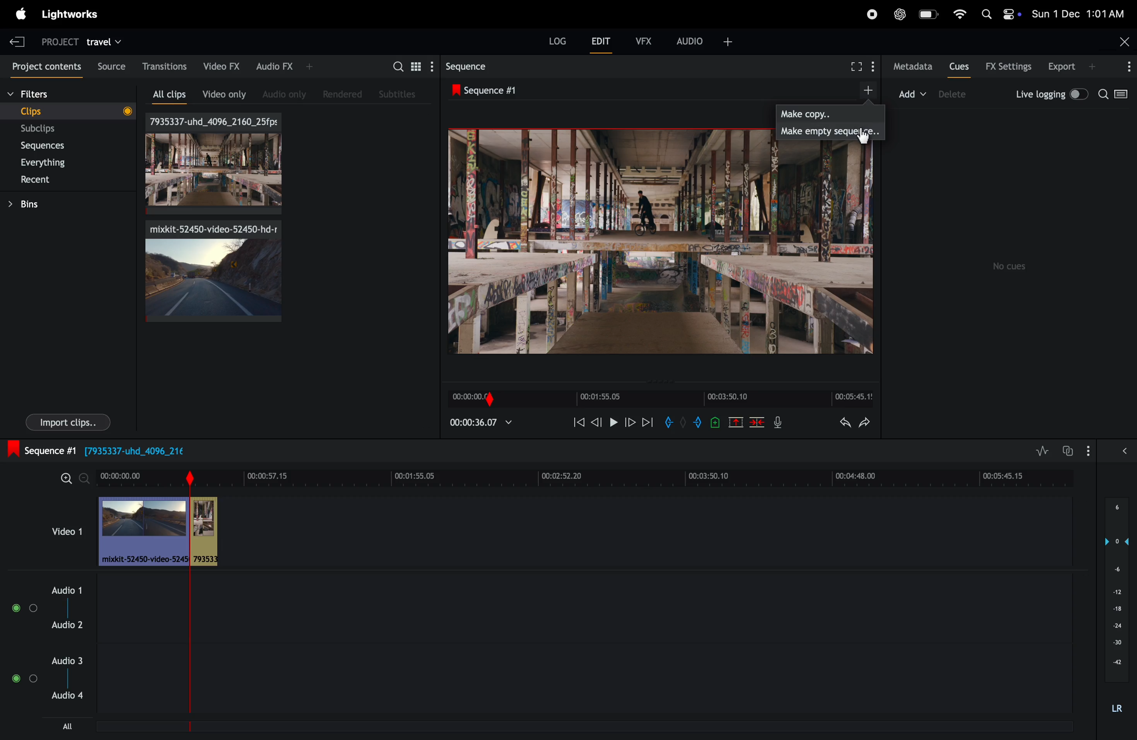 The image size is (1137, 740). Describe the element at coordinates (663, 399) in the screenshot. I see `time frame` at that location.